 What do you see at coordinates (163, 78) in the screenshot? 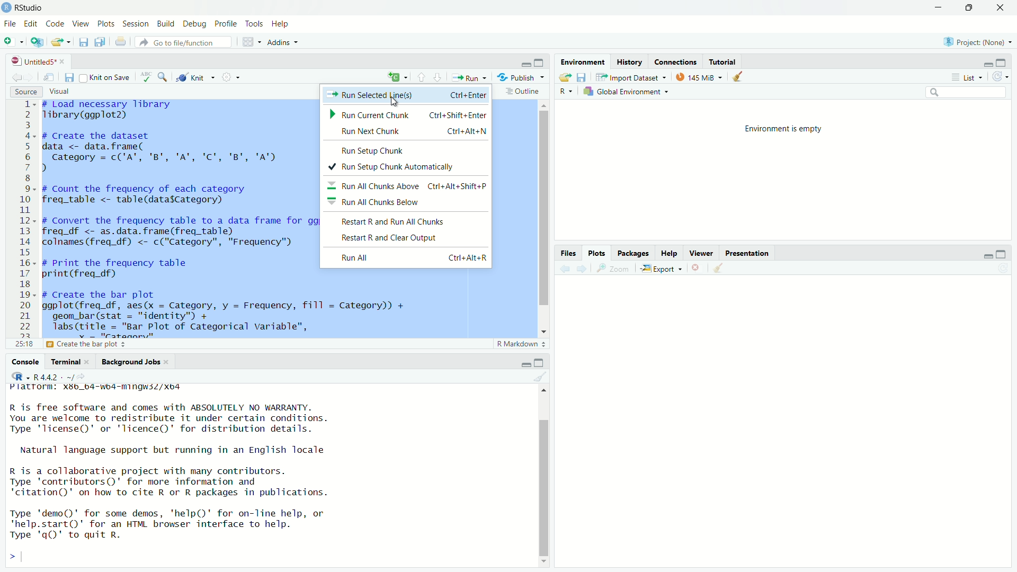
I see `find and replace` at bounding box center [163, 78].